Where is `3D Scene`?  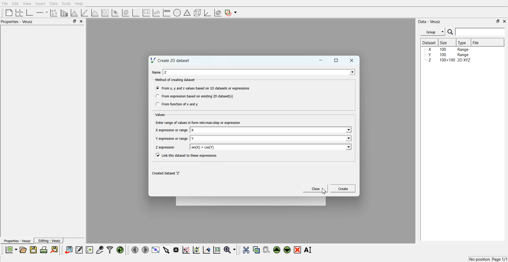 3D Scene is located at coordinates (198, 13).